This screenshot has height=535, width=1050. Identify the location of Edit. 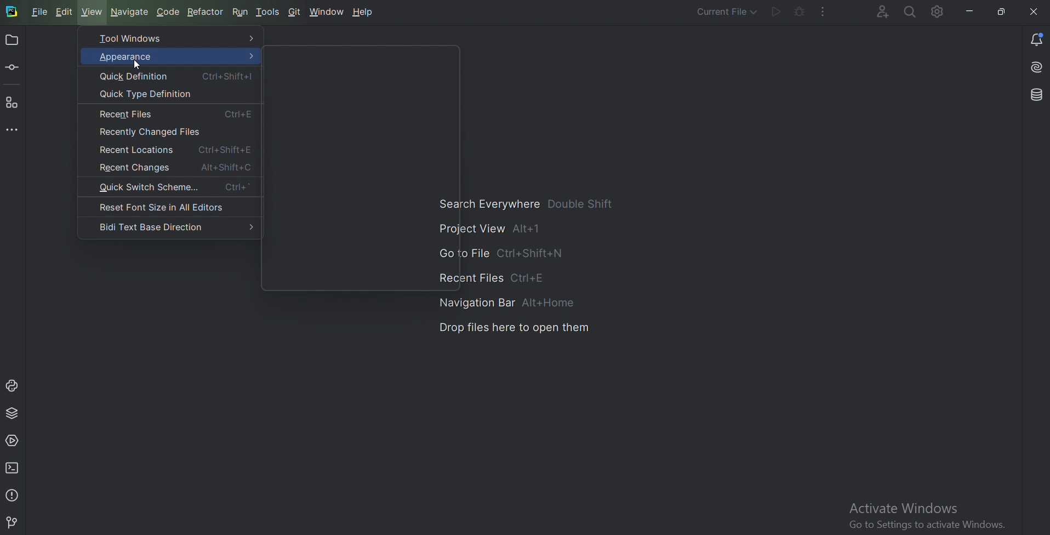
(64, 11).